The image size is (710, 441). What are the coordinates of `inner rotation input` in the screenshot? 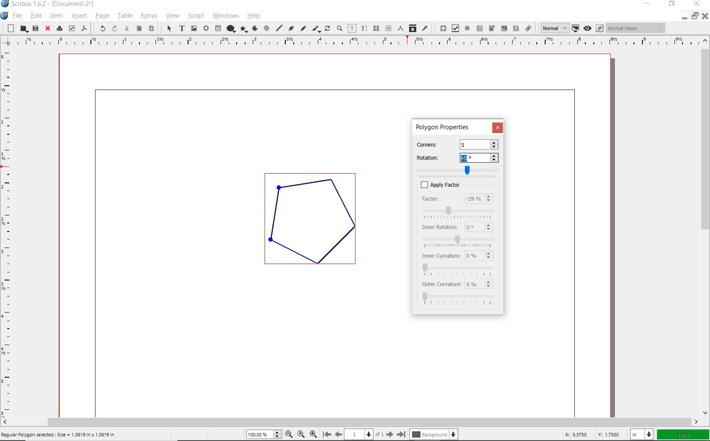 It's located at (479, 227).